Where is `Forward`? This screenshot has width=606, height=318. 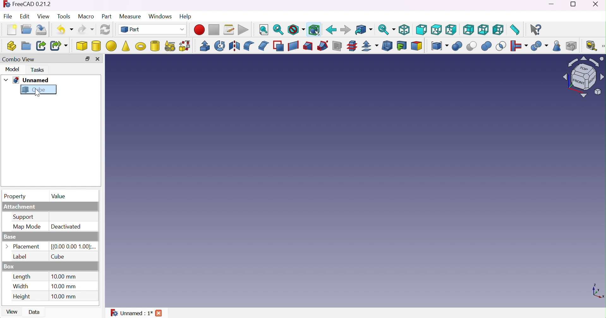 Forward is located at coordinates (345, 30).